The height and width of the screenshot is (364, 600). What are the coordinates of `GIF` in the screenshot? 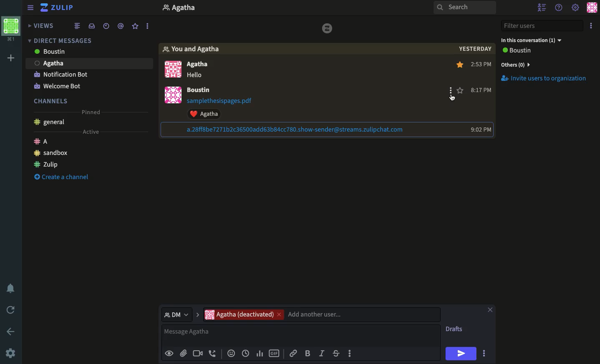 It's located at (274, 354).